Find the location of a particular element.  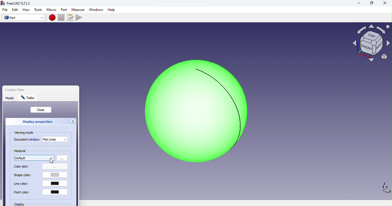

Materials is located at coordinates (34, 158).